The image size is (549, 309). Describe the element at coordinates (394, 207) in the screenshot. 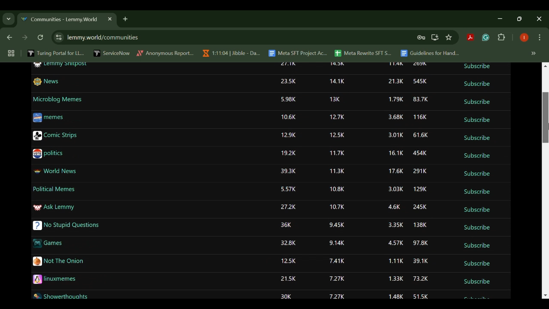

I see `4.6K` at that location.